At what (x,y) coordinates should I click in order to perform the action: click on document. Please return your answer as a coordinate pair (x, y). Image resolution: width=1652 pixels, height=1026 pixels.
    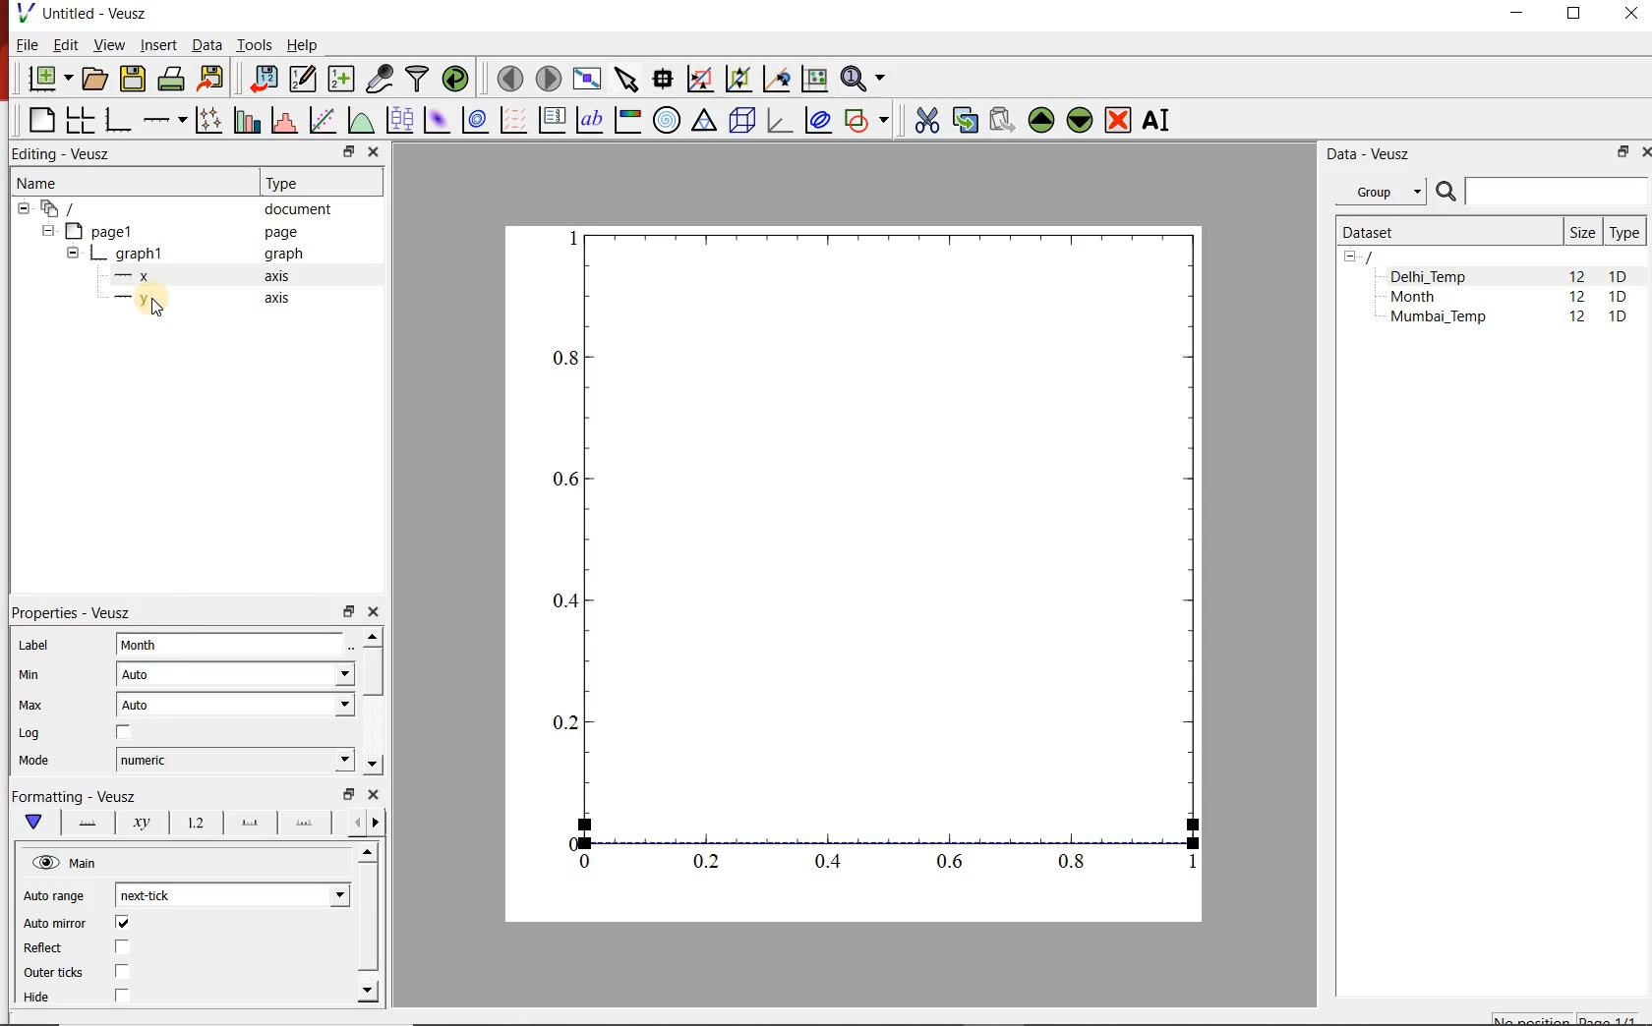
    Looking at the image, I should click on (179, 207).